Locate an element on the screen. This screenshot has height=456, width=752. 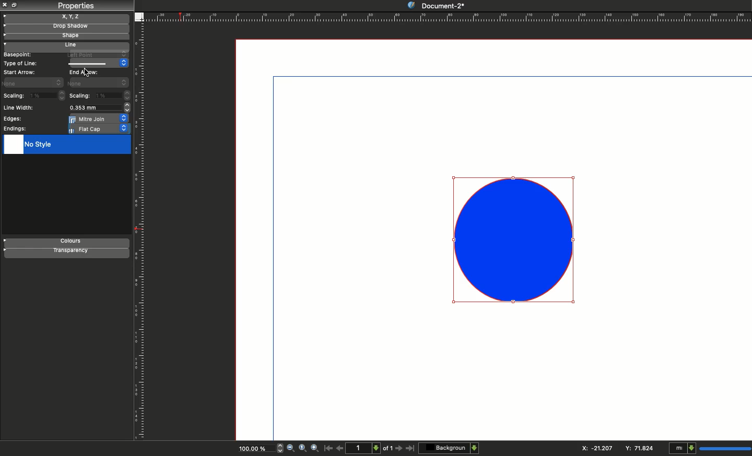
Properties is located at coordinates (75, 6).